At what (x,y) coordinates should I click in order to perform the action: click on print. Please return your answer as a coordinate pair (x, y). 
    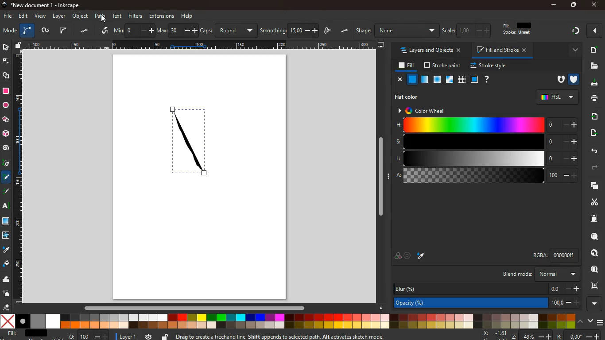
    Looking at the image, I should click on (593, 98).